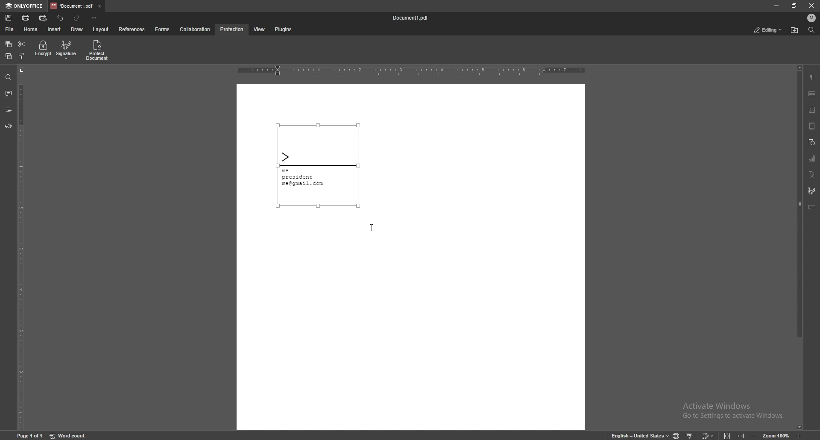  Describe the element at coordinates (411, 71) in the screenshot. I see `horizontal scale` at that location.